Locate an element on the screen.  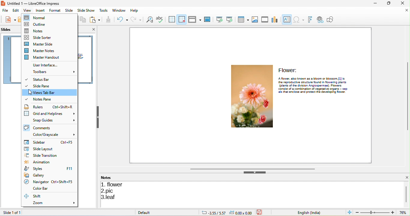
outline is located at coordinates (42, 25).